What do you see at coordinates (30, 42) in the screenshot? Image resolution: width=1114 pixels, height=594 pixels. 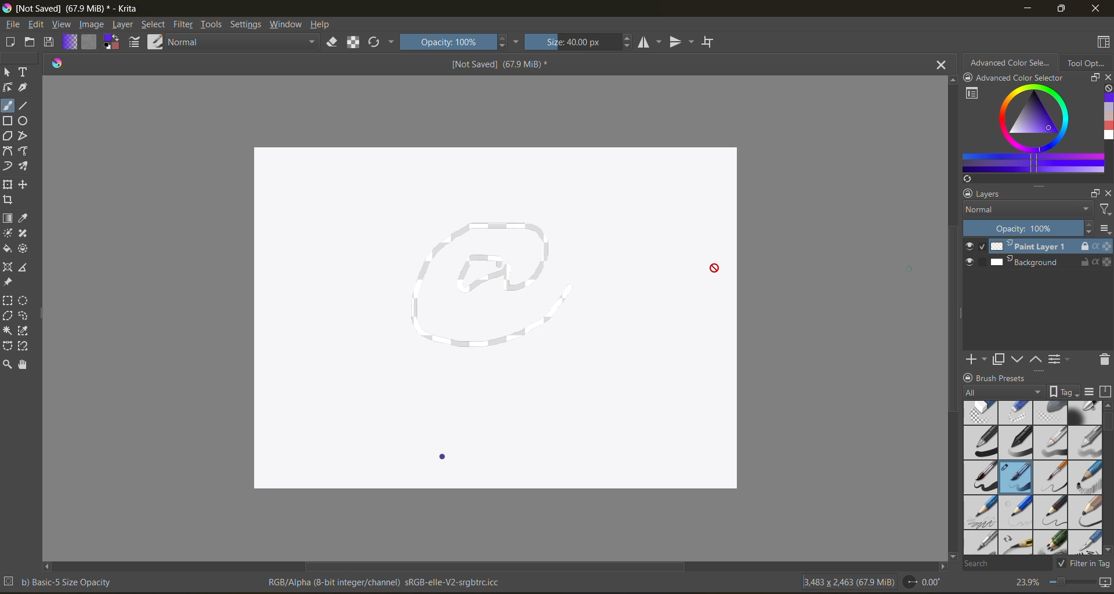 I see `open` at bounding box center [30, 42].